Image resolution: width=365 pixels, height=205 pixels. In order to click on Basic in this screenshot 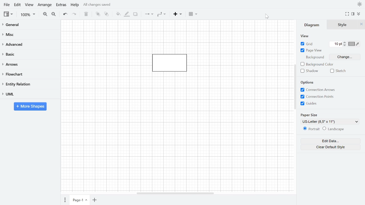, I will do `click(29, 54)`.